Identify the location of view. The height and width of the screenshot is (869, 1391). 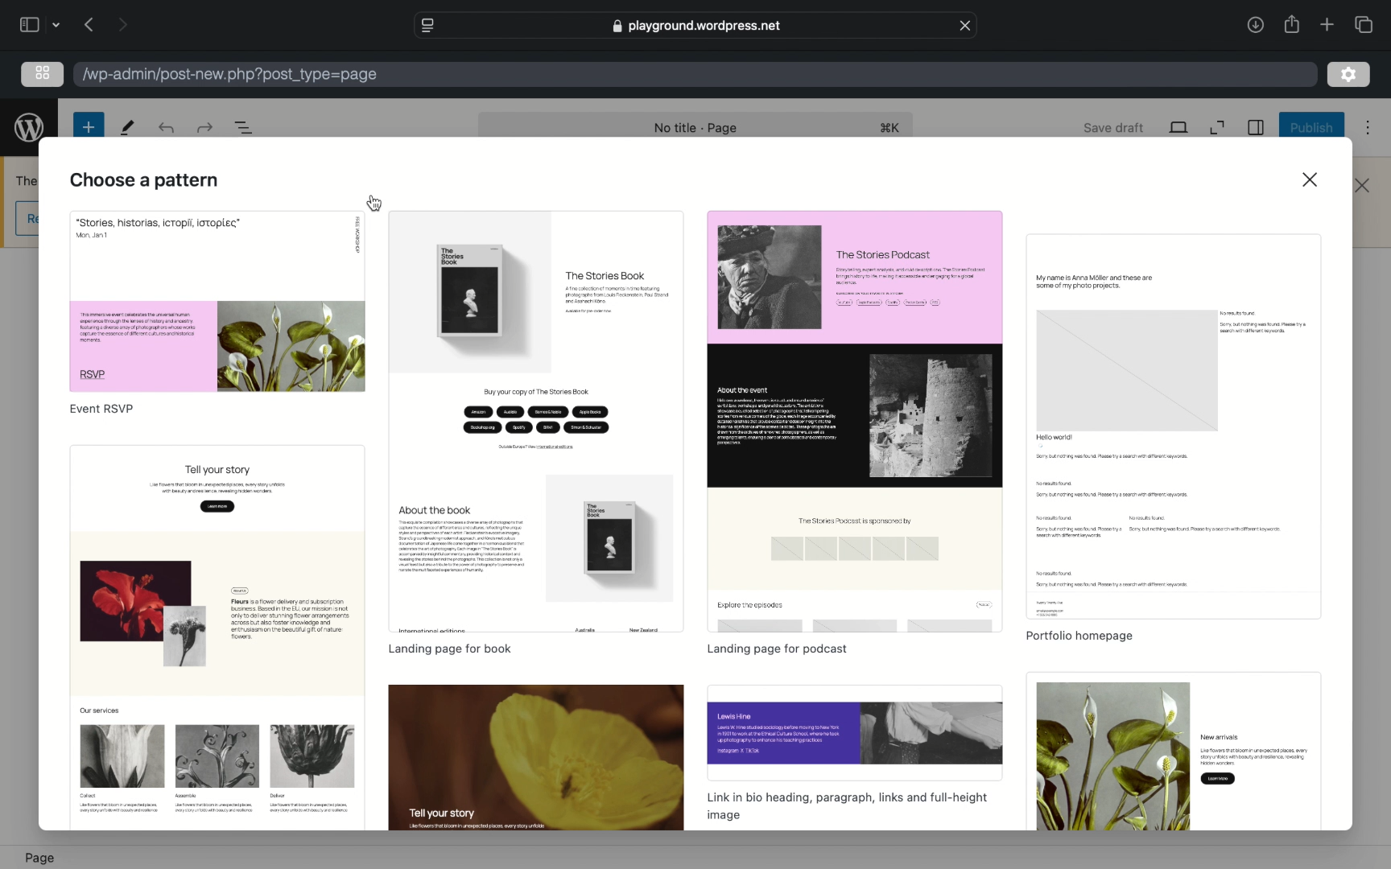
(1178, 126).